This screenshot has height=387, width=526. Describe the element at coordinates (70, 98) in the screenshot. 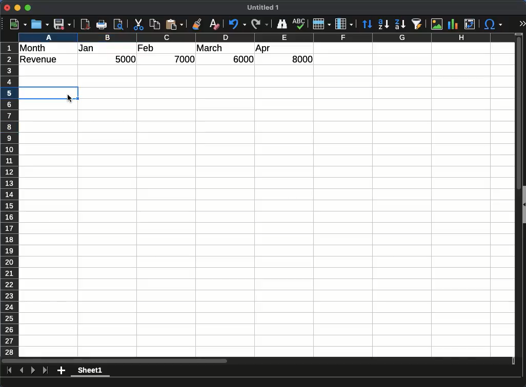

I see `cursor` at that location.